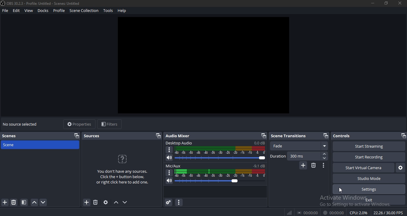 The height and width of the screenshot is (216, 407). Describe the element at coordinates (221, 173) in the screenshot. I see `display` at that location.